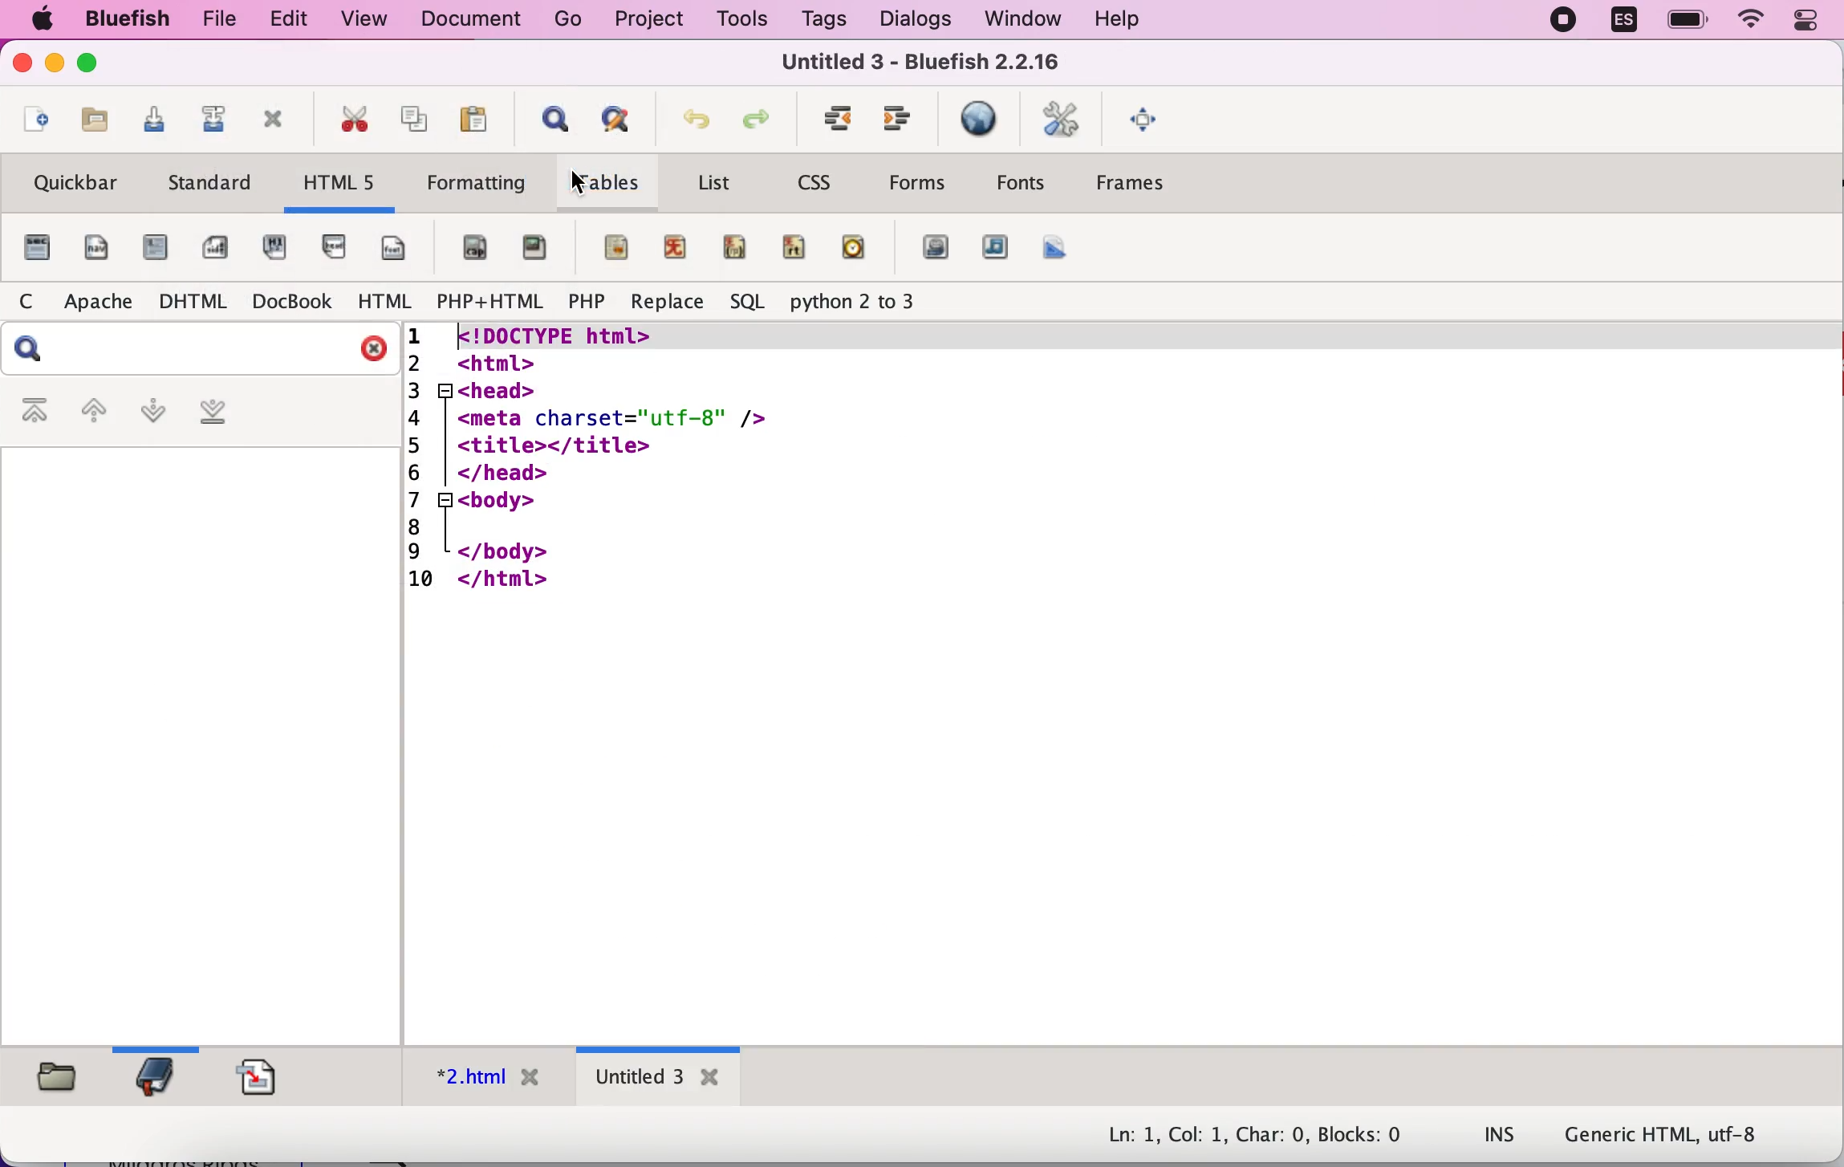 The image size is (1844, 1167). I want to click on *2.html, so click(483, 1073).